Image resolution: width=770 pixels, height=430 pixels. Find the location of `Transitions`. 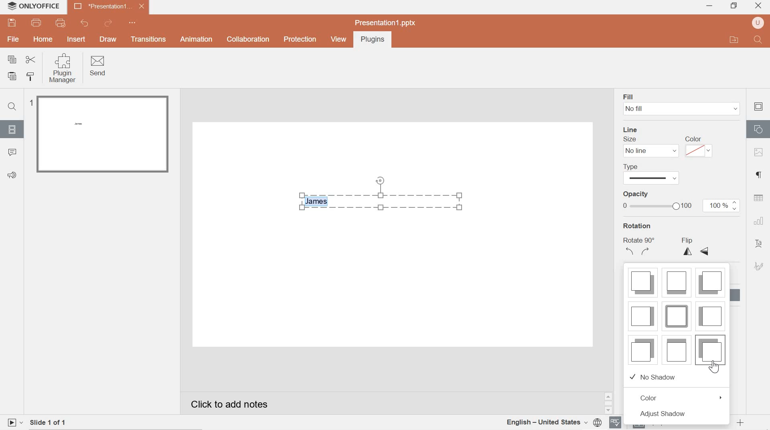

Transitions is located at coordinates (148, 40).